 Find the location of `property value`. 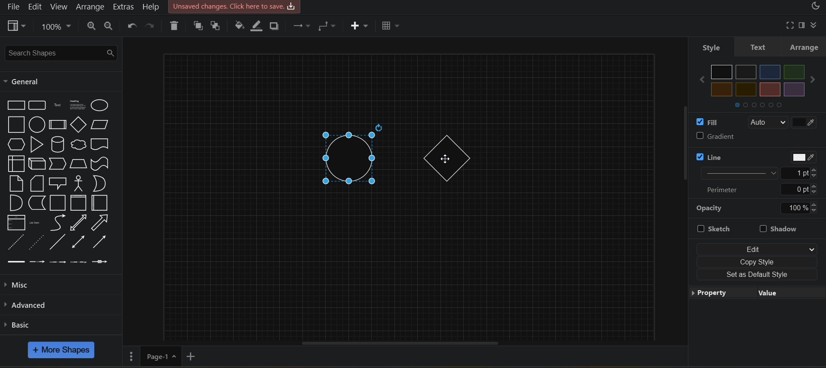

property value is located at coordinates (757, 293).